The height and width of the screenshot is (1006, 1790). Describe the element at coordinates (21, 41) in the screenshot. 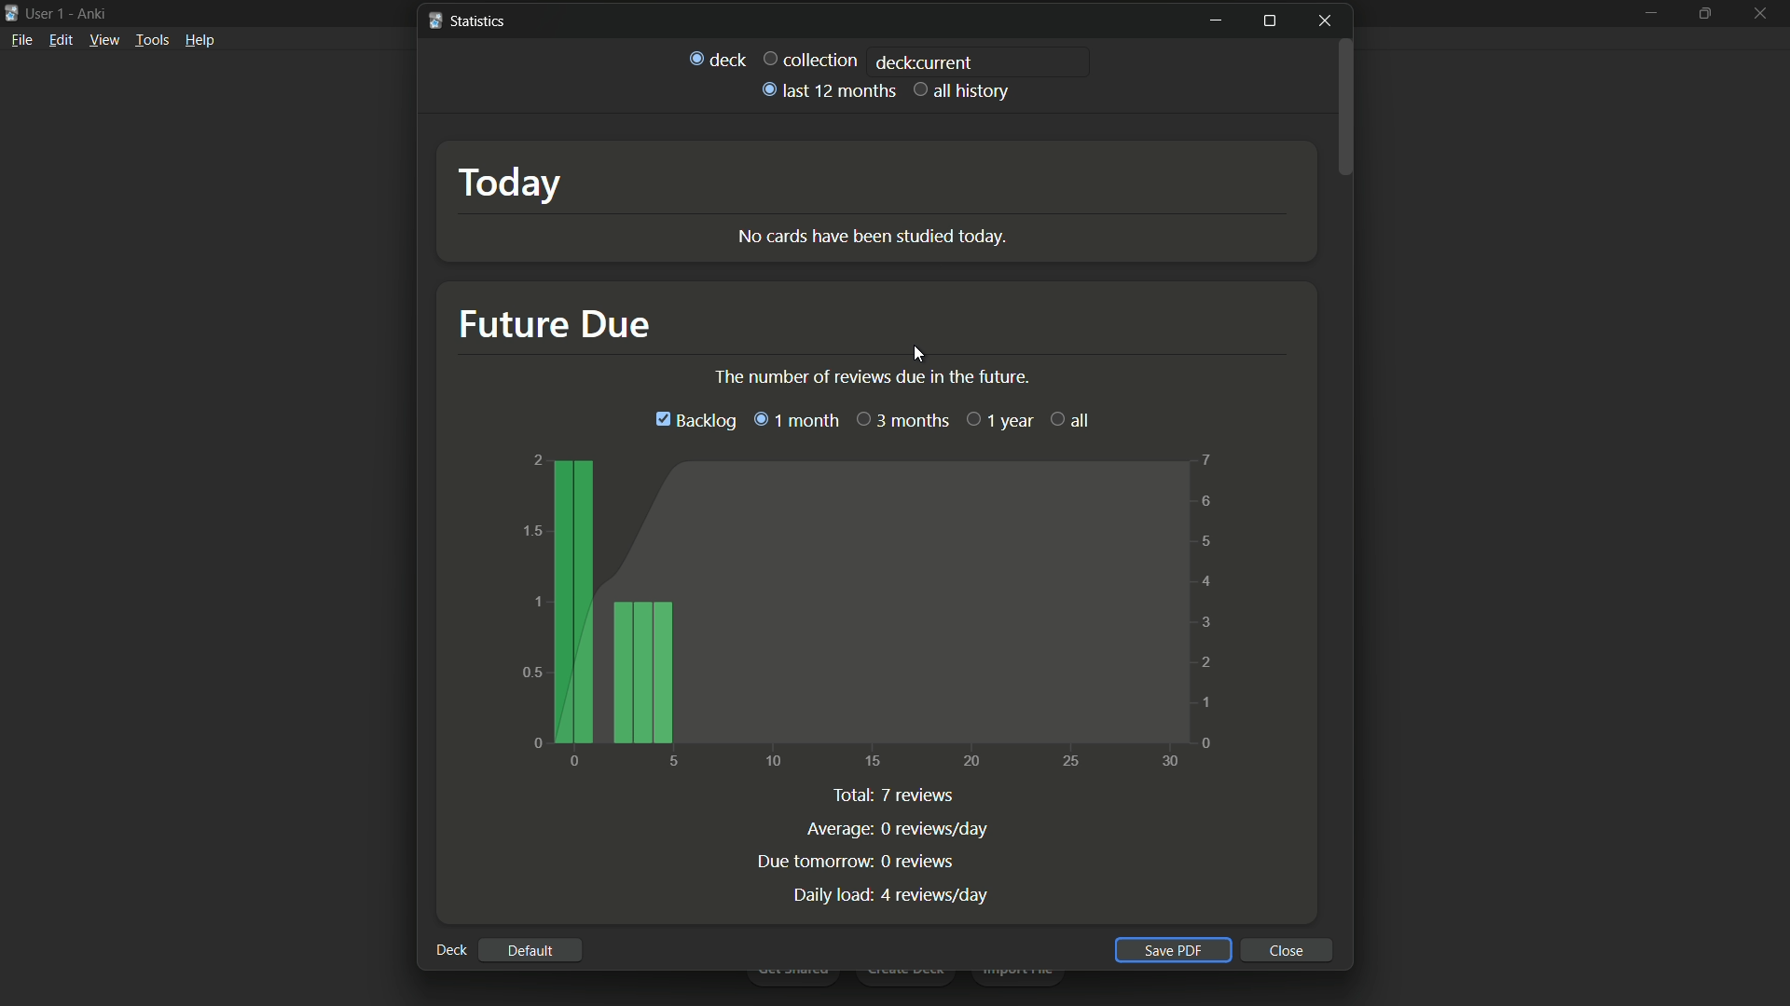

I see `file menu` at that location.